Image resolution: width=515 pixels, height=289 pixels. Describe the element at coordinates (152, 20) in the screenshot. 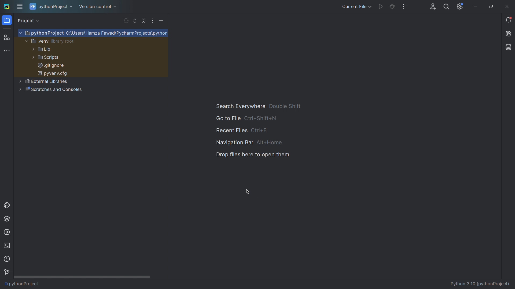

I see `More` at that location.